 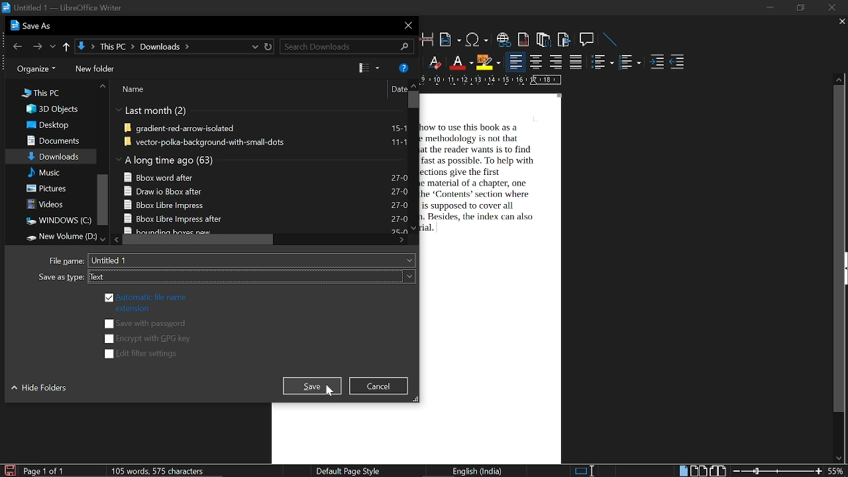 I want to click on insert page break, so click(x=428, y=39).